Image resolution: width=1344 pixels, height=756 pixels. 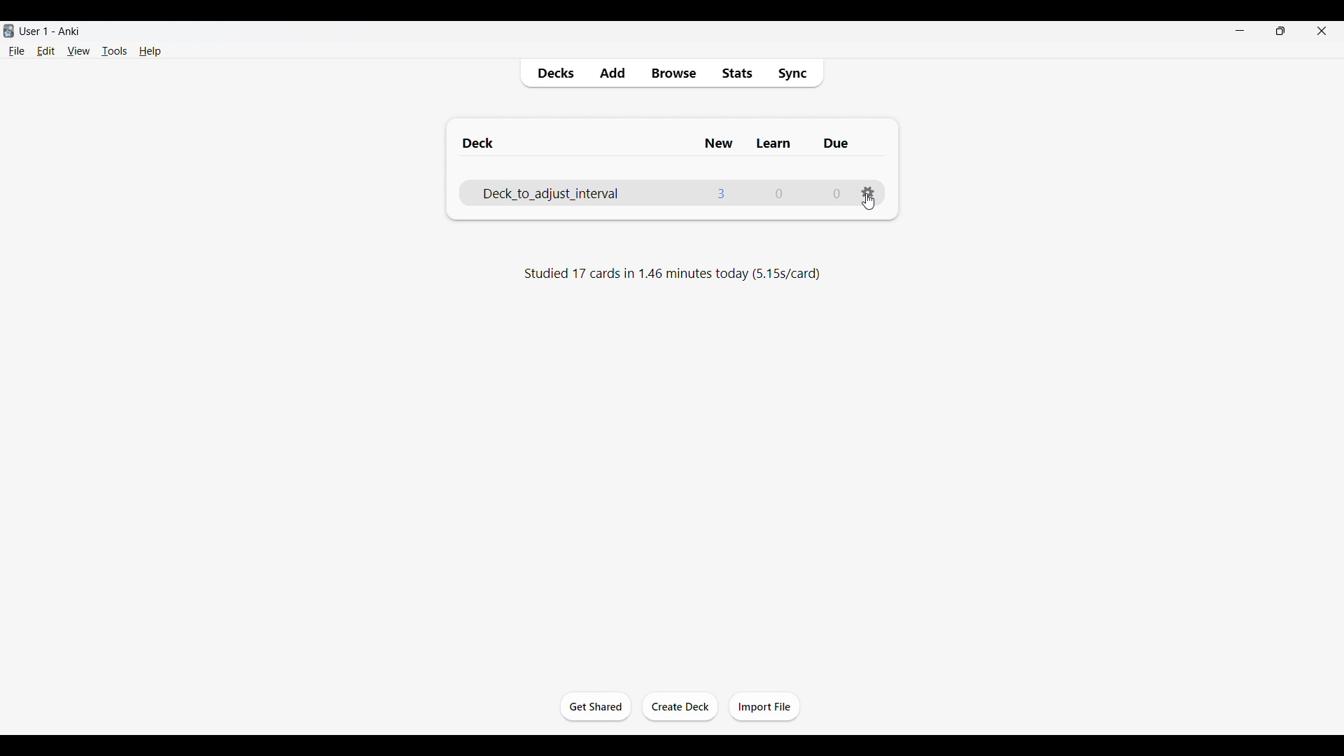 I want to click on New column, so click(x=719, y=146).